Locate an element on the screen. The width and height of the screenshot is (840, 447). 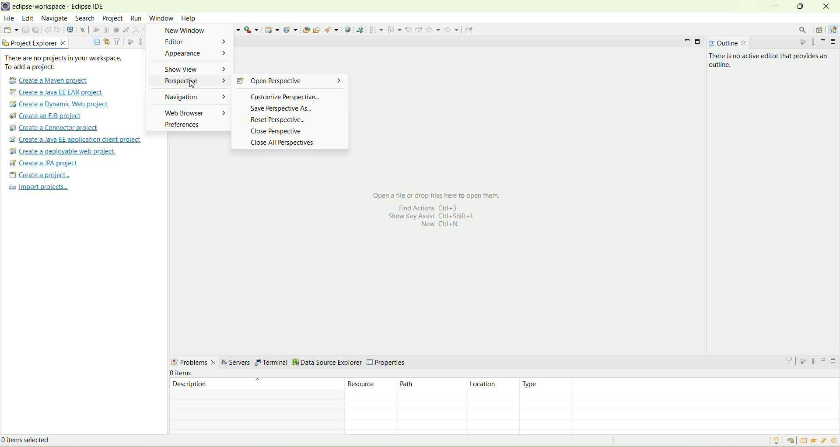
project is located at coordinates (112, 18).